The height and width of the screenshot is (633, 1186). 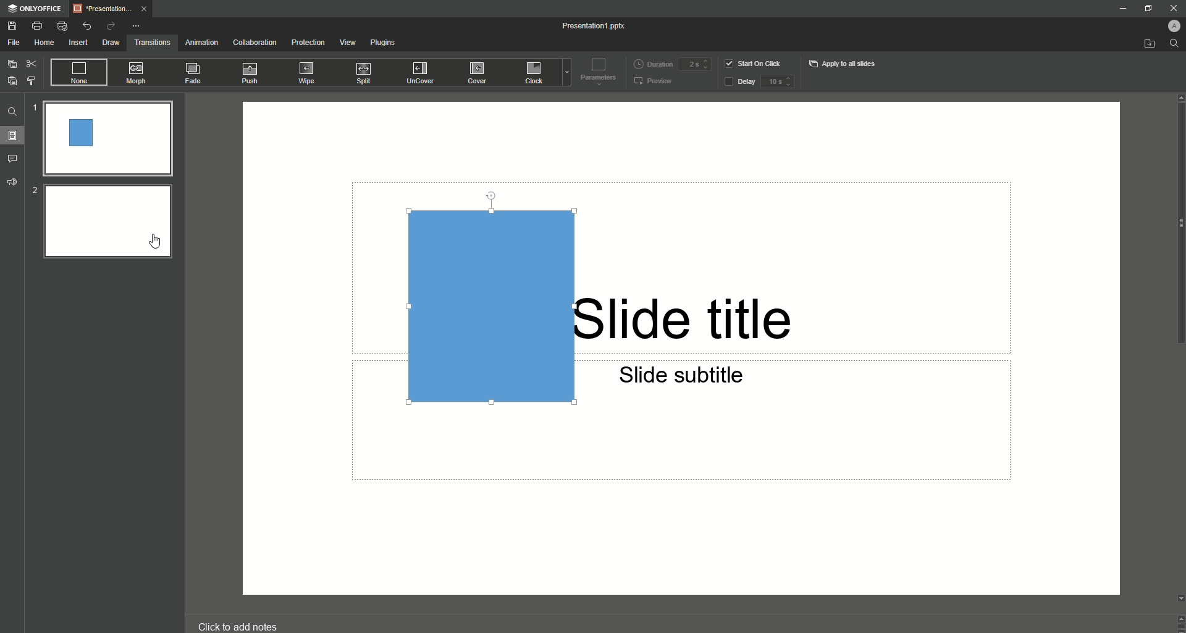 I want to click on Wipe, so click(x=303, y=73).